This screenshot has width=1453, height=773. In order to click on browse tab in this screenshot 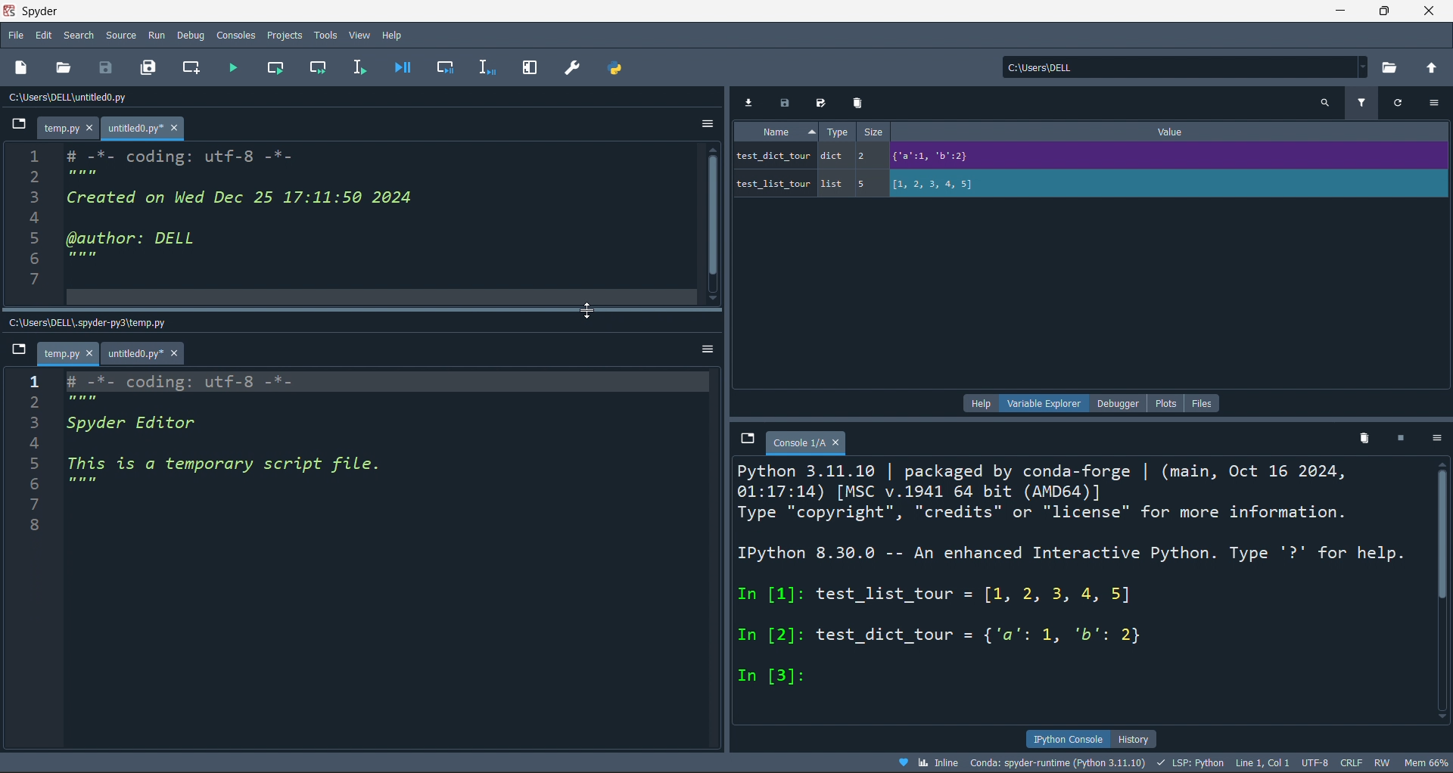, I will do `click(20, 350)`.